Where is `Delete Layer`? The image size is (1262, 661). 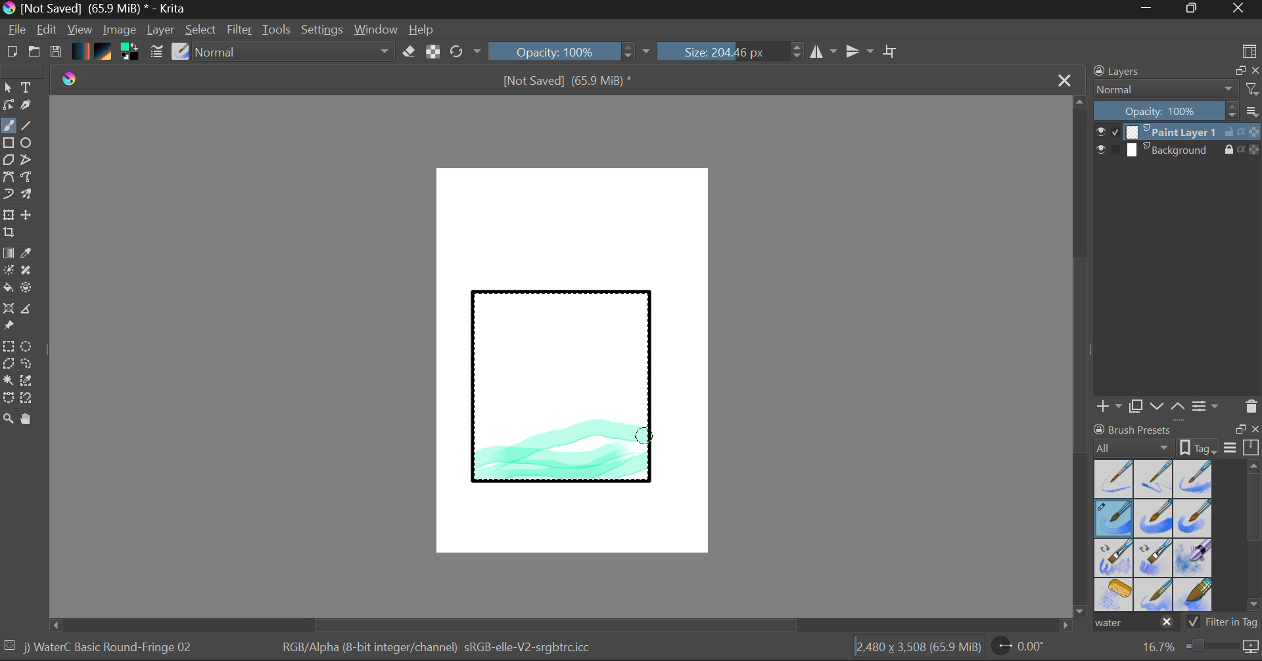
Delete Layer is located at coordinates (1251, 407).